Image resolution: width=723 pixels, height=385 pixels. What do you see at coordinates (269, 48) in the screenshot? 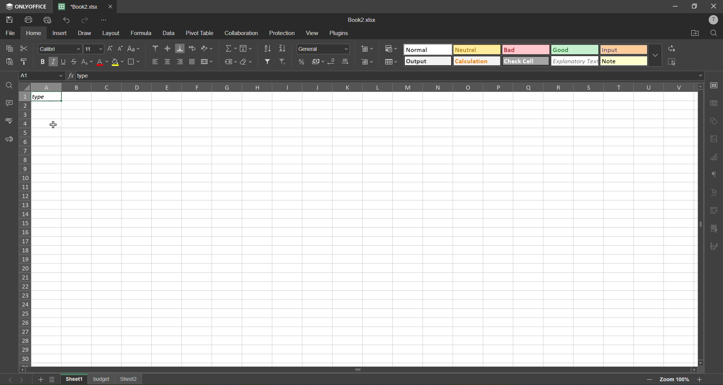
I see `sort ascending` at bounding box center [269, 48].